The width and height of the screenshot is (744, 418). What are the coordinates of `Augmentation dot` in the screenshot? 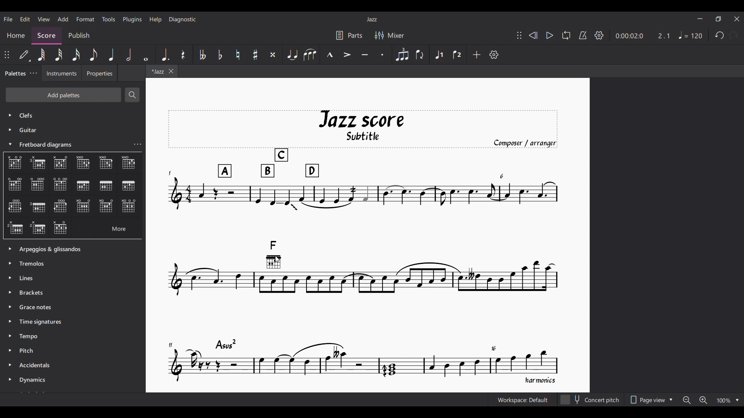 It's located at (165, 54).